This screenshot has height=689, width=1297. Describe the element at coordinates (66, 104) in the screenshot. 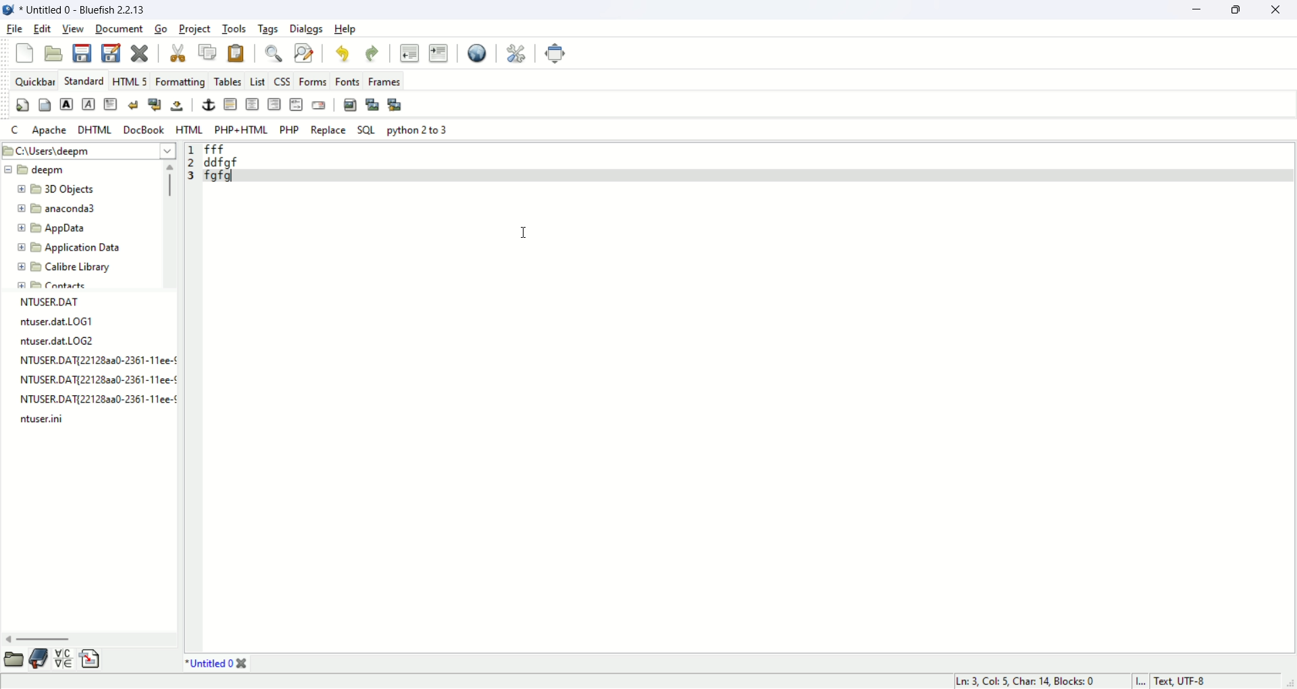

I see `strong` at that location.